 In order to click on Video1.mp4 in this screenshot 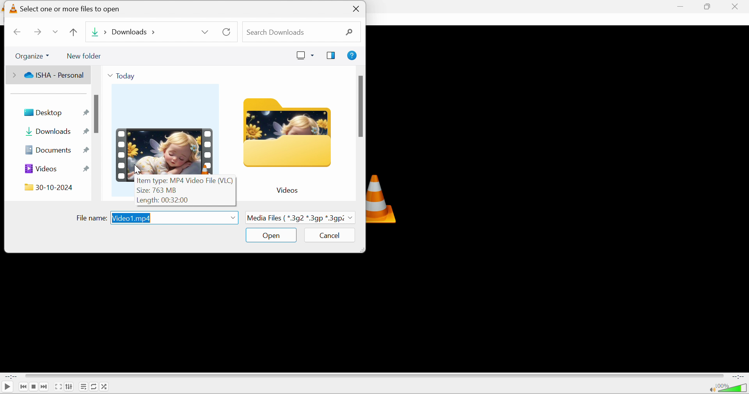, I will do `click(175, 218)`.